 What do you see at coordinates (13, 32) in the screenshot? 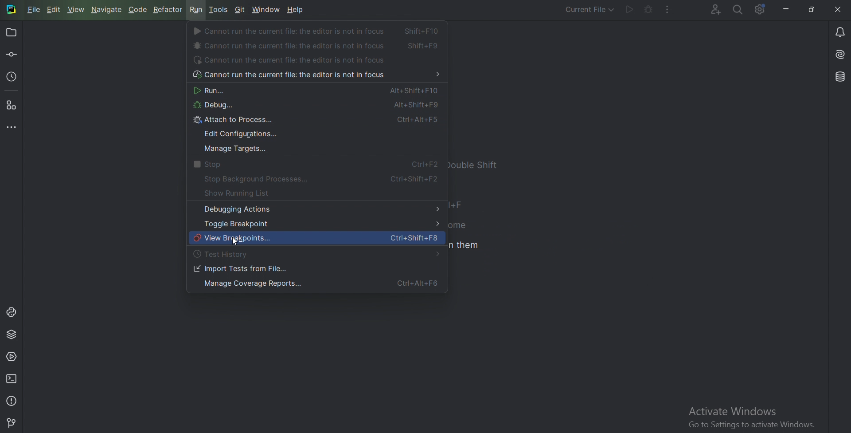
I see `Project` at bounding box center [13, 32].